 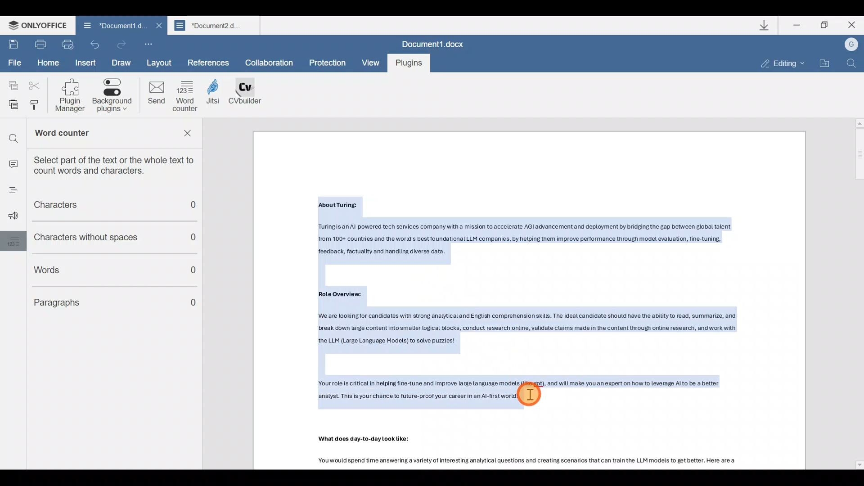 What do you see at coordinates (825, 28) in the screenshot?
I see `Maximize` at bounding box center [825, 28].